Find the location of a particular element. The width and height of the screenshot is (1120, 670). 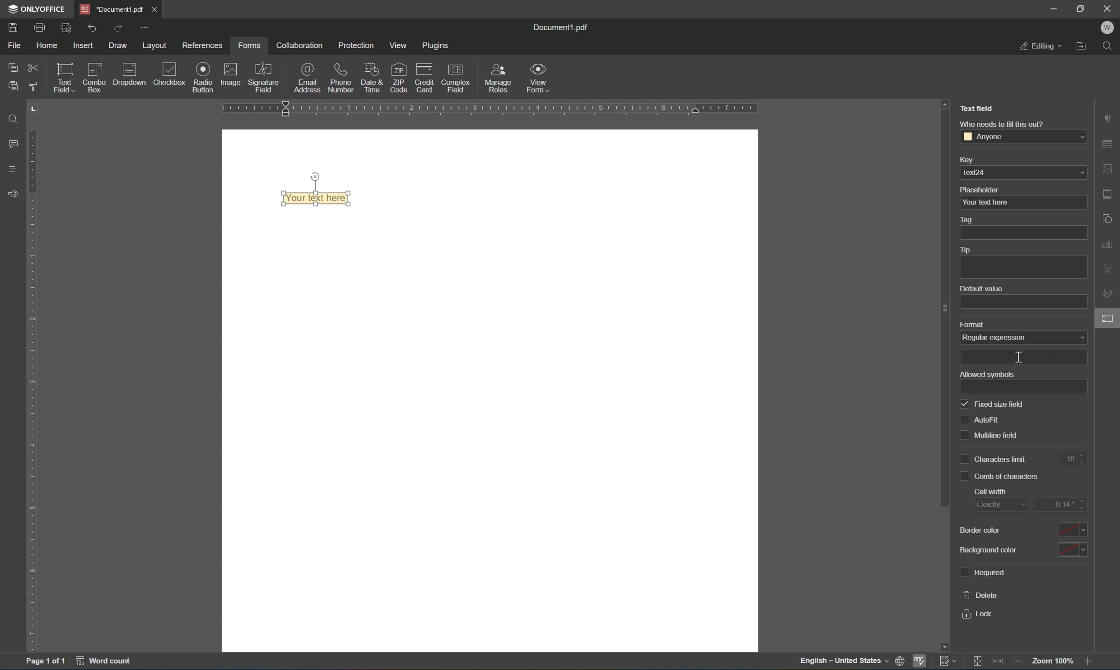

save is located at coordinates (13, 29).